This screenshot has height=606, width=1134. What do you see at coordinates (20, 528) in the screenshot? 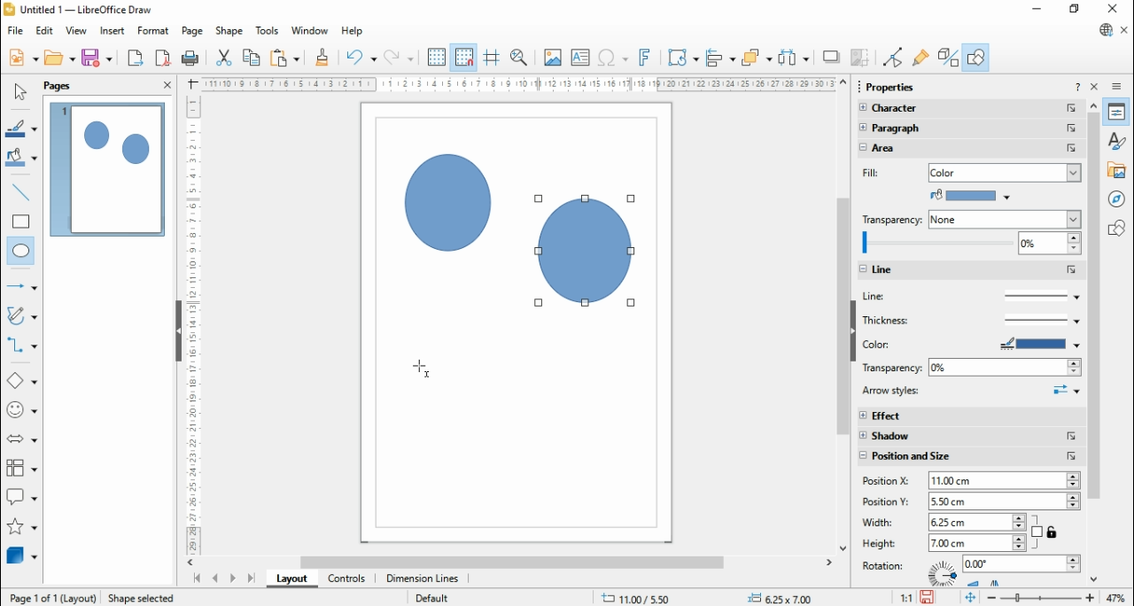
I see `stars and banners ` at bounding box center [20, 528].